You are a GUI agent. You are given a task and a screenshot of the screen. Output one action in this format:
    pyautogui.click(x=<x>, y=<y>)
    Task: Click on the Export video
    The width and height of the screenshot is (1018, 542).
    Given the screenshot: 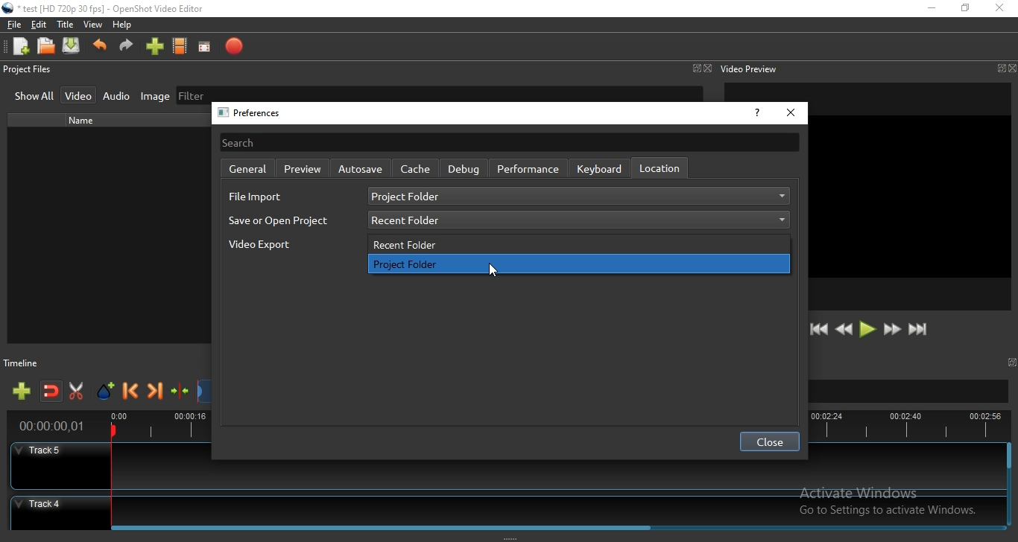 What is the action you would take?
    pyautogui.click(x=233, y=47)
    